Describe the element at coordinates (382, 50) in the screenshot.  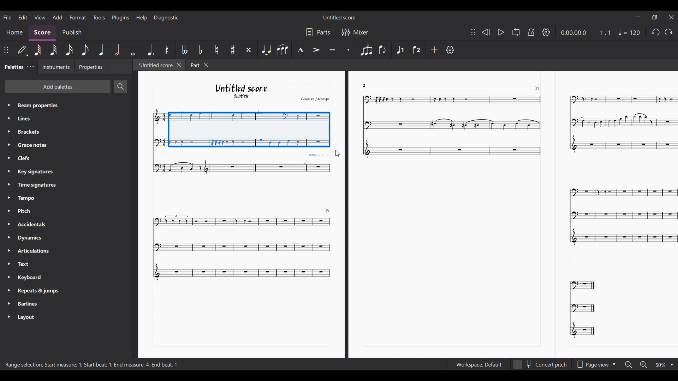
I see `Flip direction` at that location.